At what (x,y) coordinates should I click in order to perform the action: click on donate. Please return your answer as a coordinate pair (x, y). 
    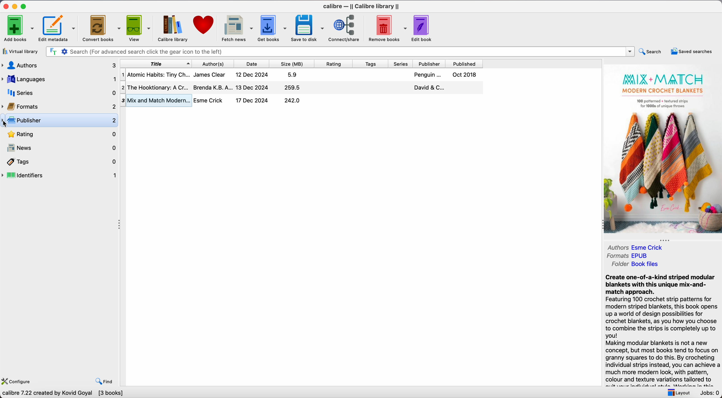
    Looking at the image, I should click on (204, 25).